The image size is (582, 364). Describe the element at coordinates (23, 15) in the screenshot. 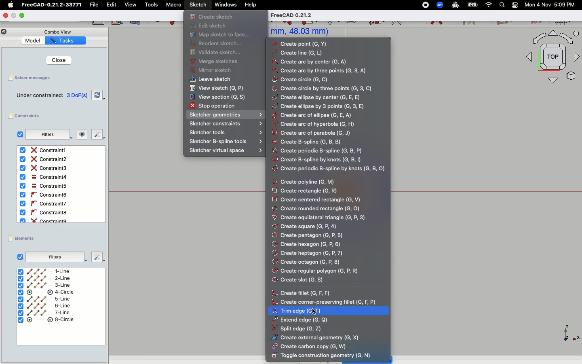

I see `Expand` at that location.